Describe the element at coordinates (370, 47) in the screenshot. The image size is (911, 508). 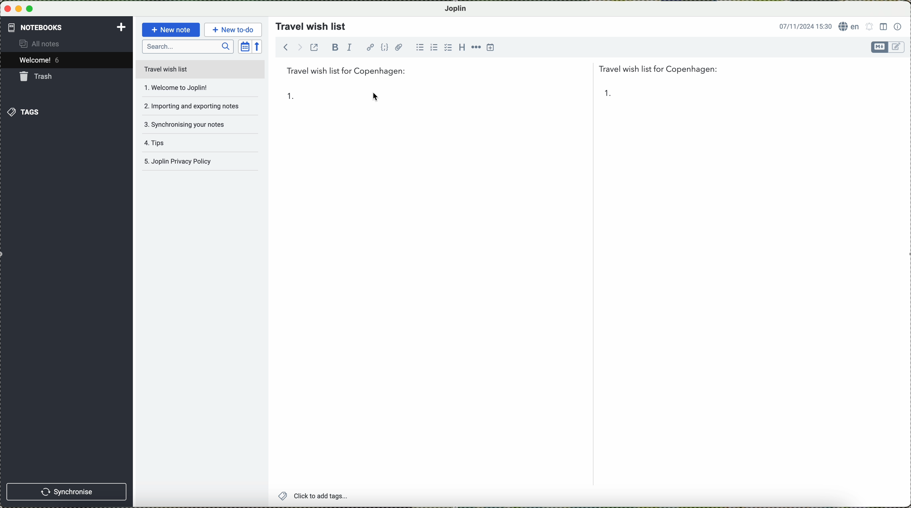
I see `hyperlink` at that location.